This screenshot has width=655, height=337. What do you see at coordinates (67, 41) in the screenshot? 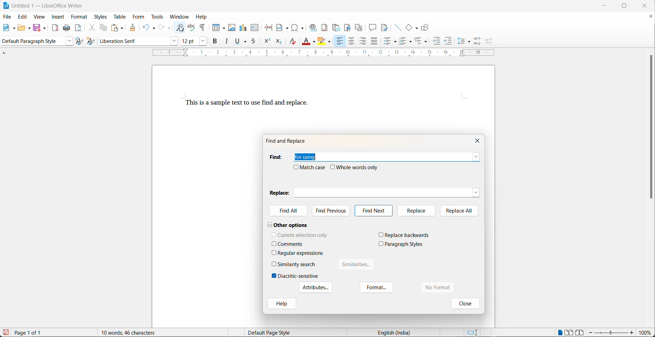
I see `style options` at bounding box center [67, 41].